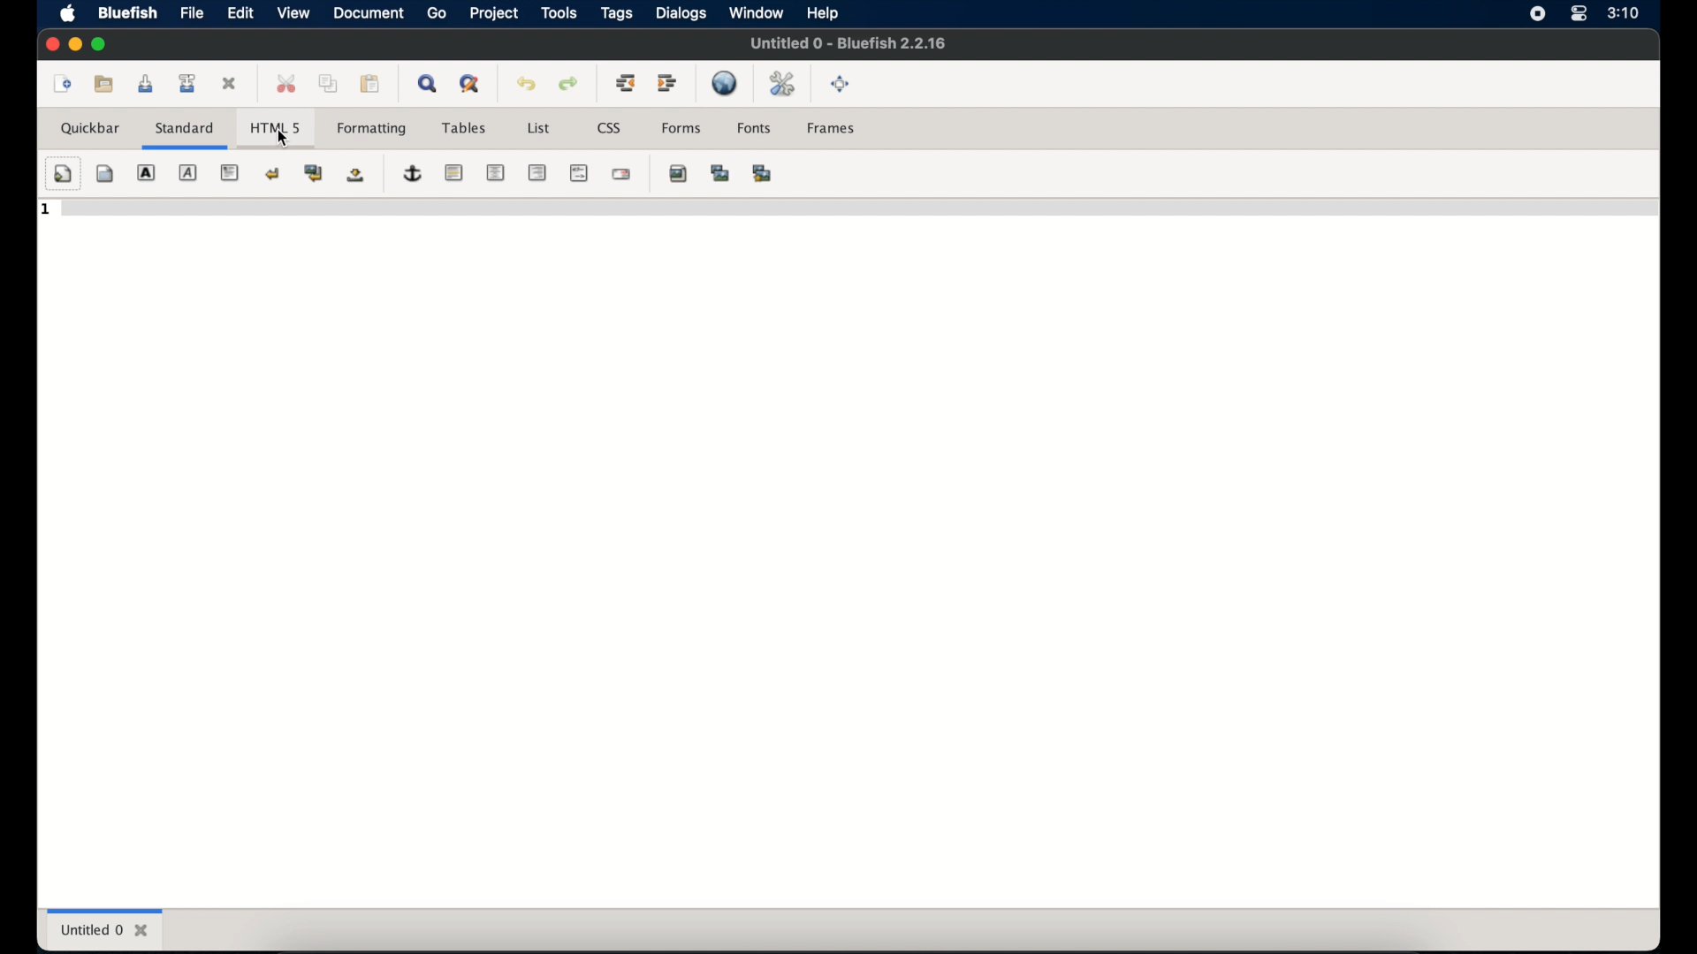  Describe the element at coordinates (681, 128) in the screenshot. I see `forms` at that location.